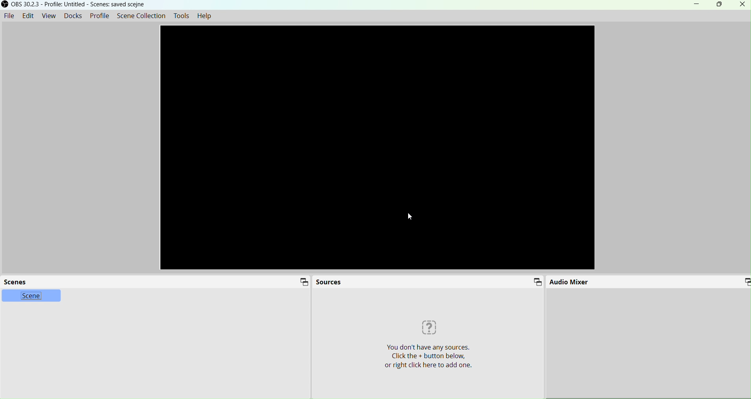 This screenshot has height=399, width=751. What do you see at coordinates (183, 16) in the screenshot?
I see `Tools` at bounding box center [183, 16].